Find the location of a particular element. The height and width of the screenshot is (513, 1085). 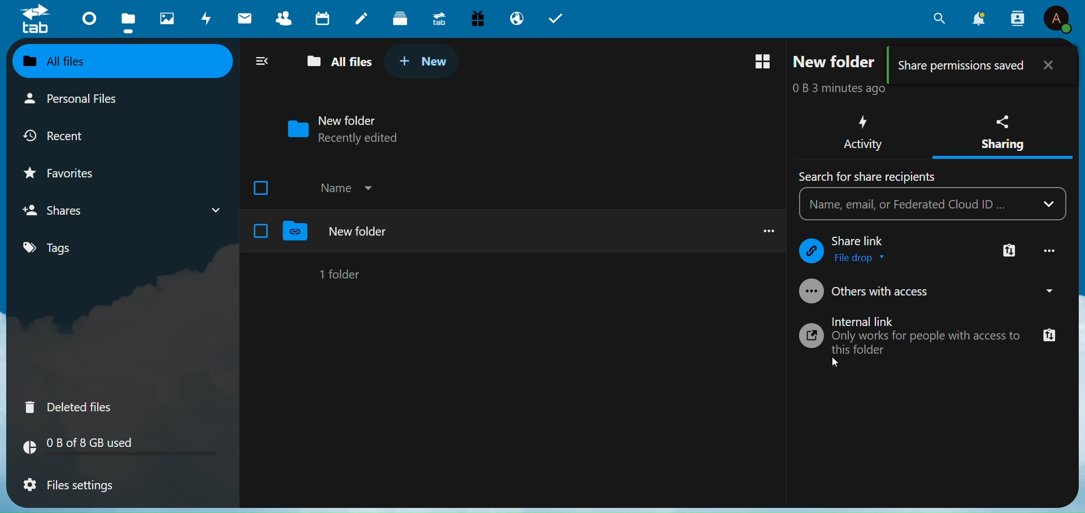

Personal Files is located at coordinates (75, 99).